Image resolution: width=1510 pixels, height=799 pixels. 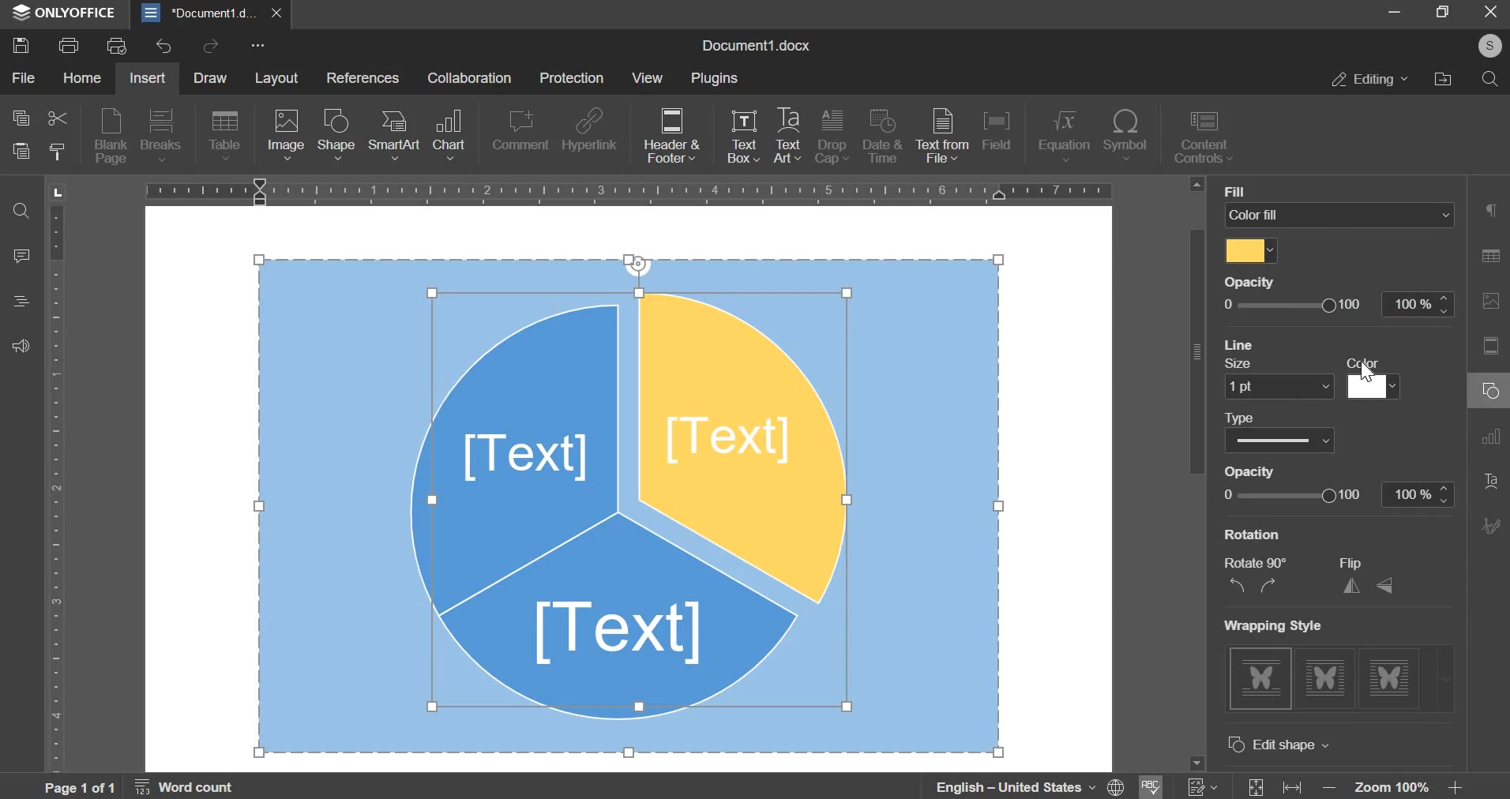 I want to click on line opacity, so click(x=1336, y=493).